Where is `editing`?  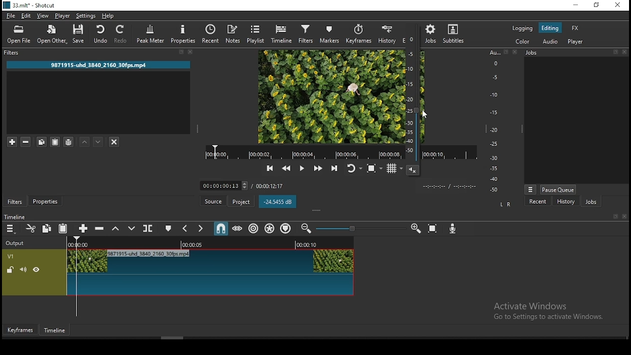 editing is located at coordinates (551, 28).